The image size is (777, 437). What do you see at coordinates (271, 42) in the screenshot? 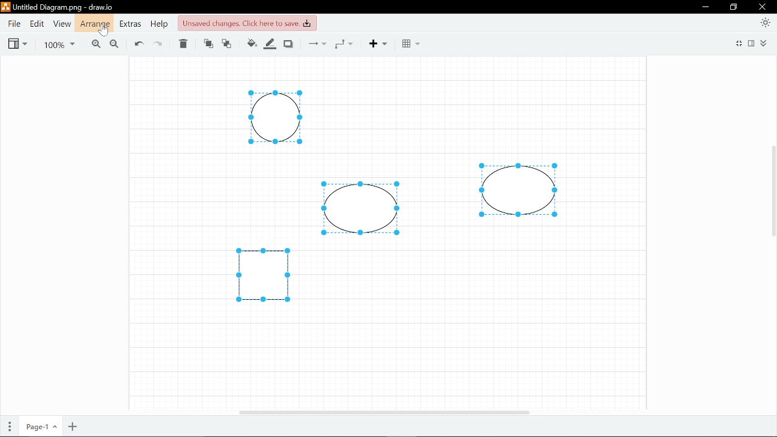
I see `Line color` at bounding box center [271, 42].